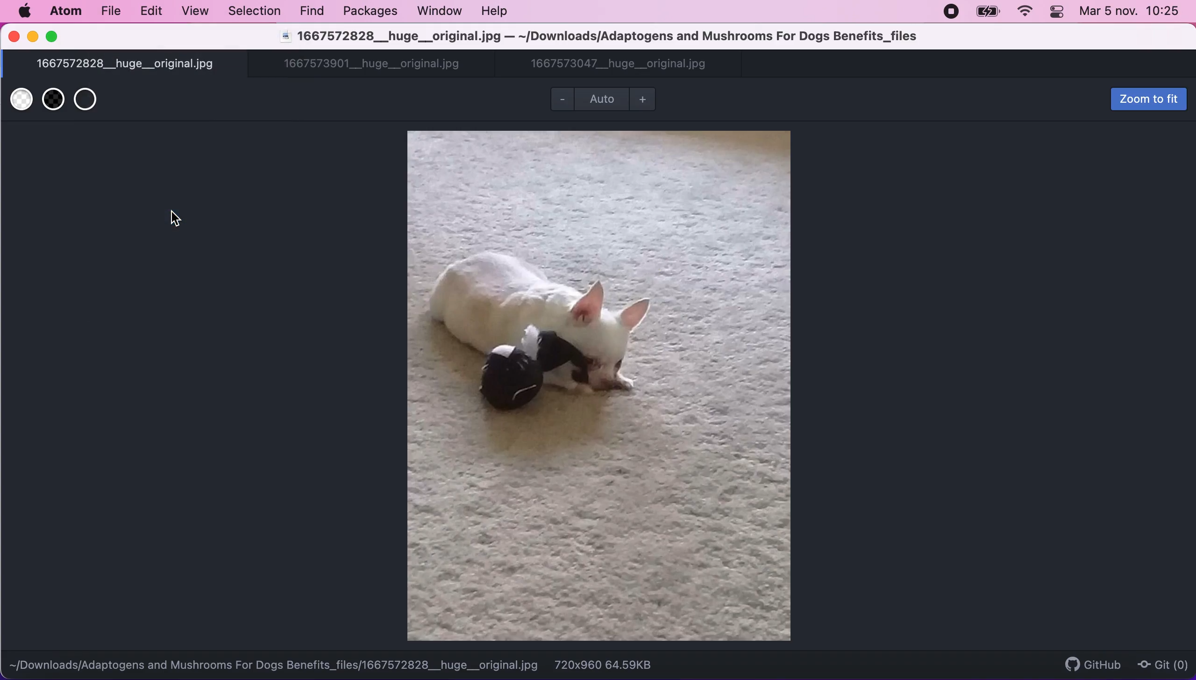  Describe the element at coordinates (439, 11) in the screenshot. I see `window` at that location.